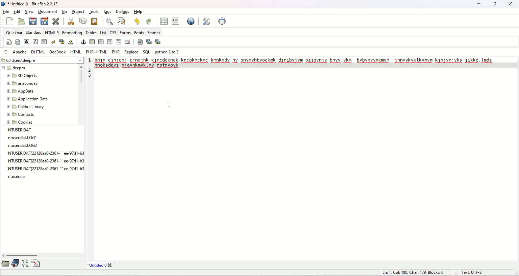  What do you see at coordinates (458, 272) in the screenshot?
I see `I` at bounding box center [458, 272].